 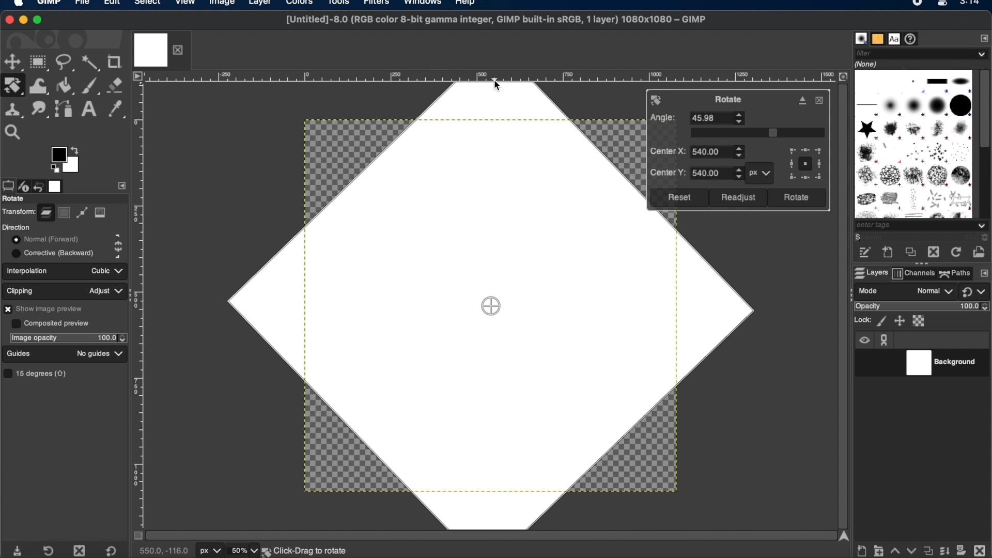 What do you see at coordinates (920, 321) in the screenshot?
I see `lock alpha channel` at bounding box center [920, 321].